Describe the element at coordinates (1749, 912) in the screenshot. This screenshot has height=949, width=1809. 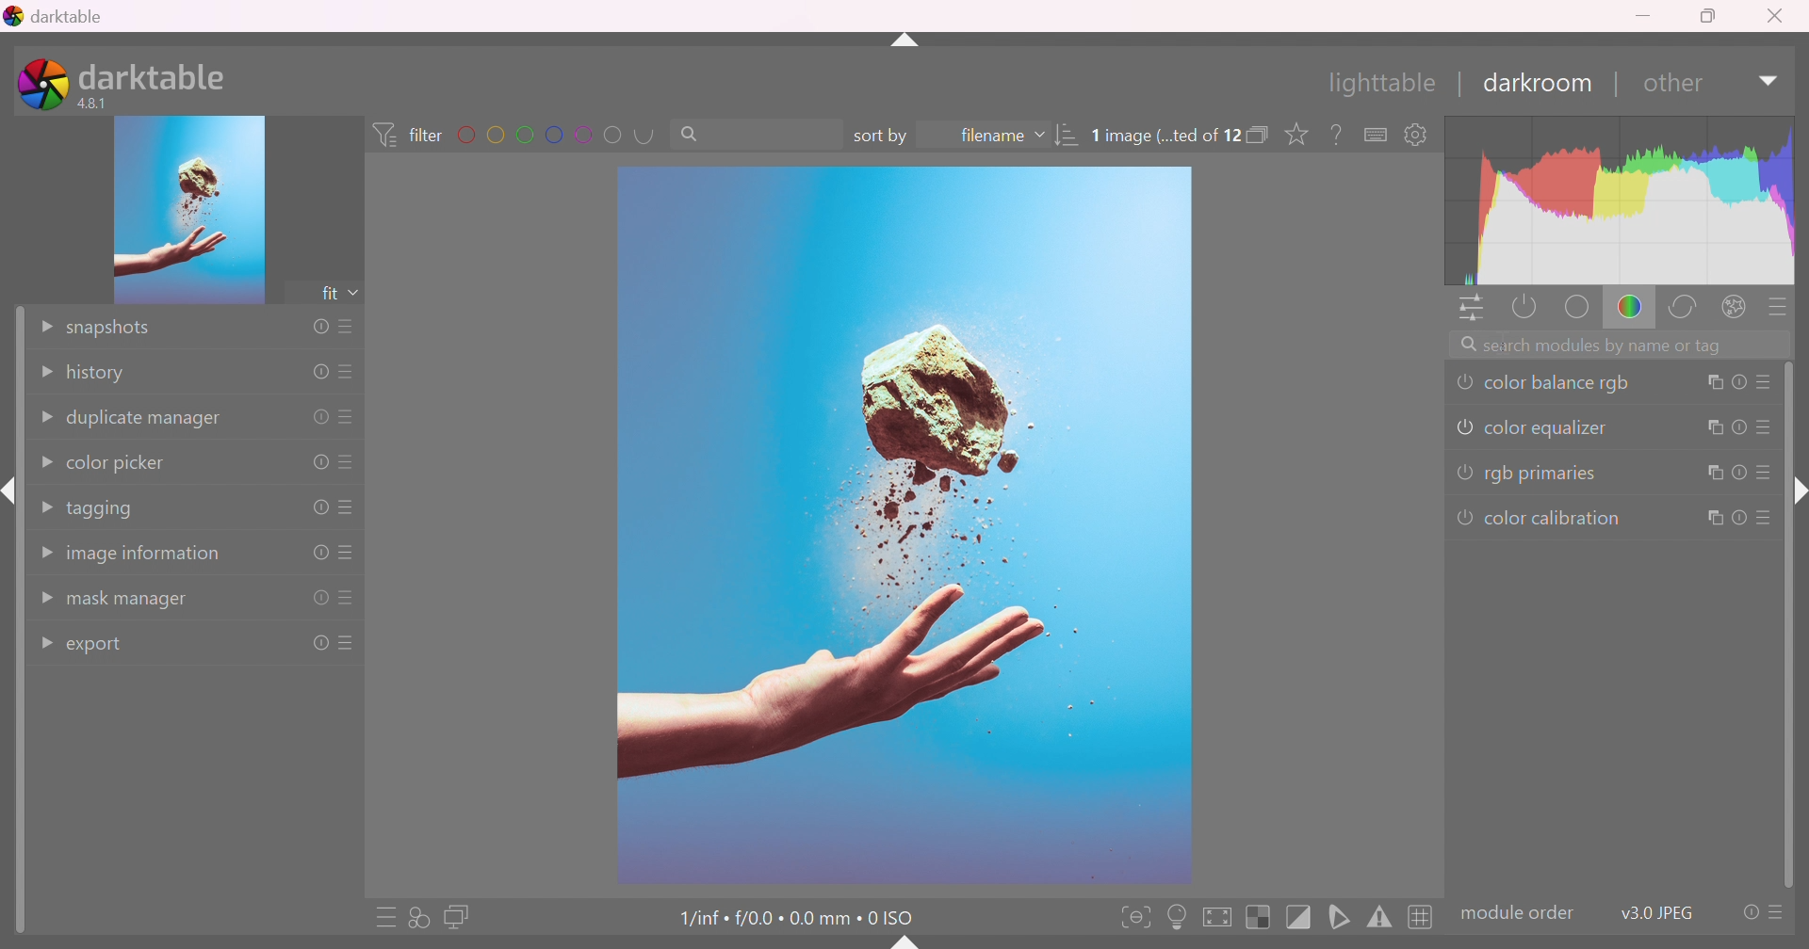
I see `reset` at that location.